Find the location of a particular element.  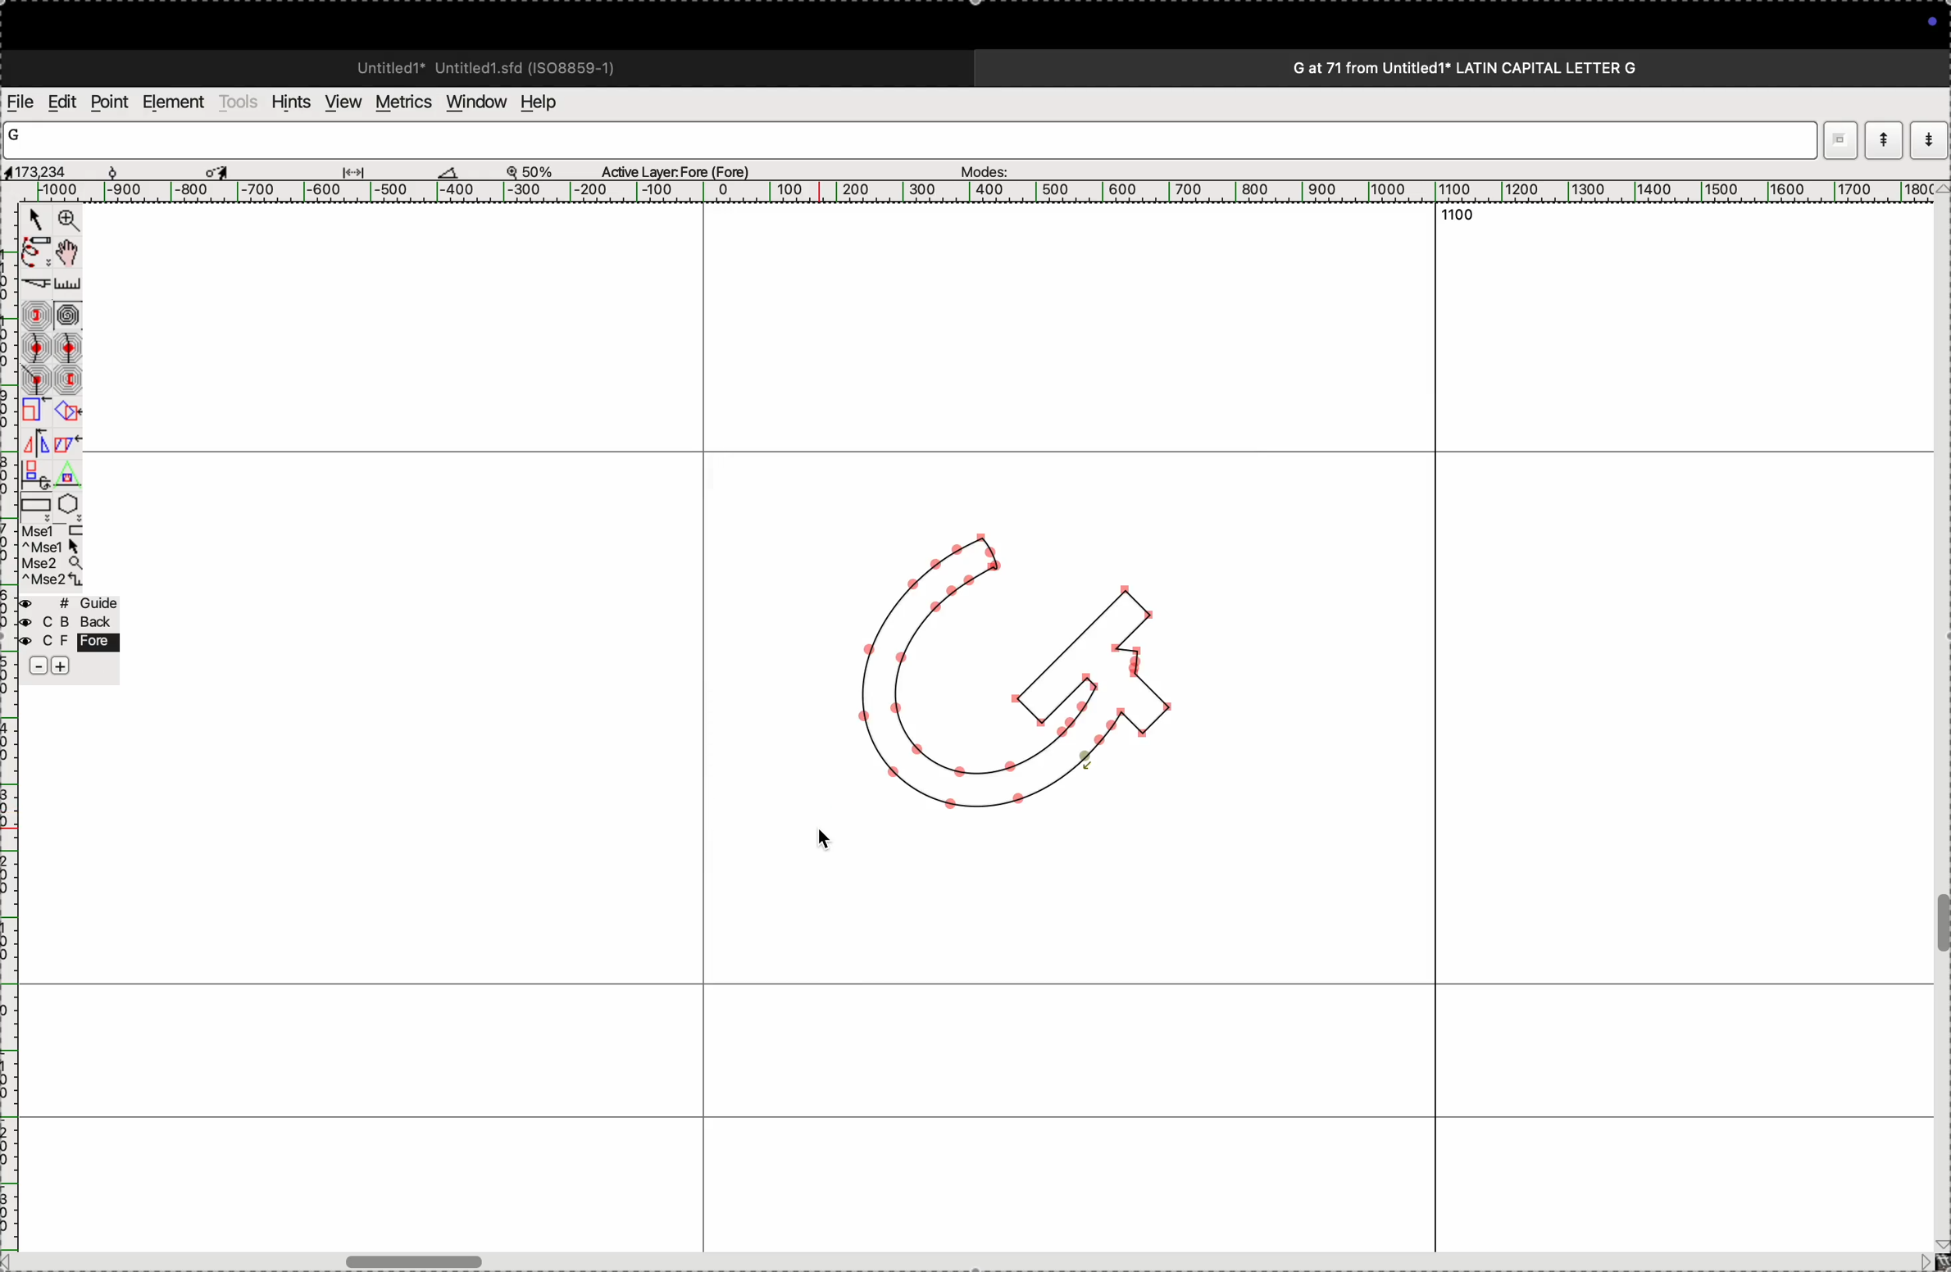

metrics is located at coordinates (405, 101).